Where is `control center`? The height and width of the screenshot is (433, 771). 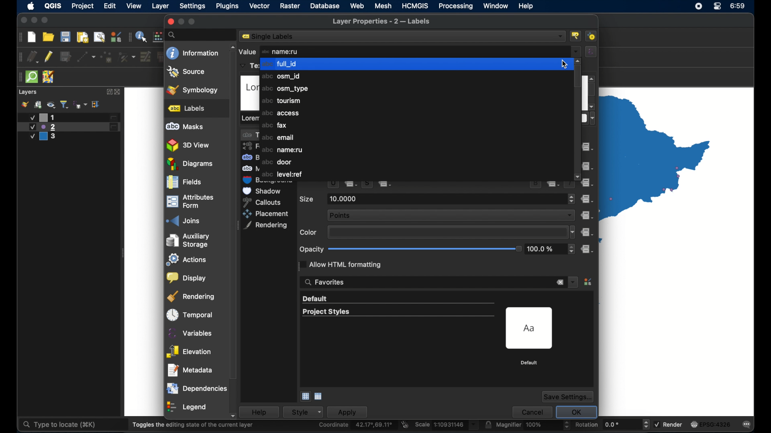
control center is located at coordinates (718, 6).